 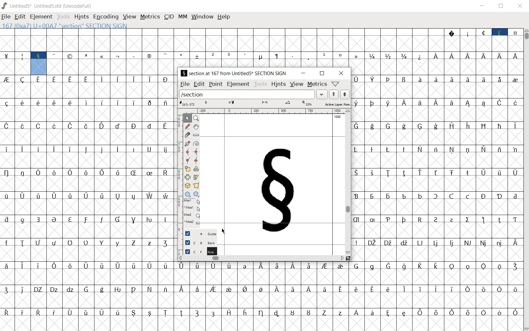 What do you see at coordinates (199, 84) in the screenshot?
I see `edit` at bounding box center [199, 84].